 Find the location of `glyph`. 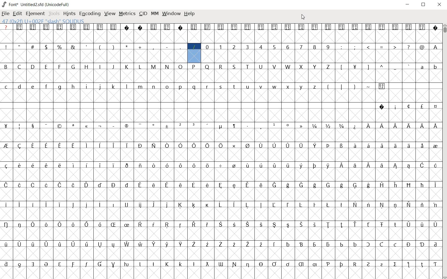

glyph is located at coordinates (19, 165).